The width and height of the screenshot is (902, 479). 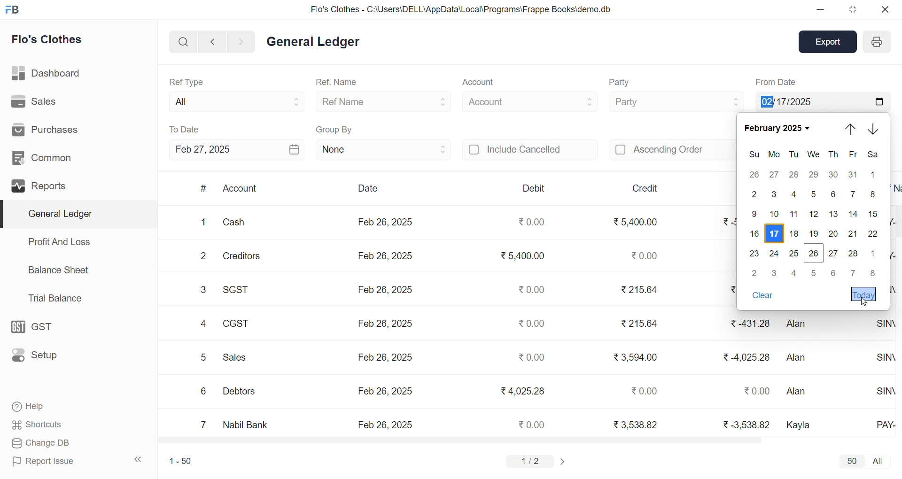 What do you see at coordinates (532, 424) in the screenshot?
I see `₹0.00` at bounding box center [532, 424].